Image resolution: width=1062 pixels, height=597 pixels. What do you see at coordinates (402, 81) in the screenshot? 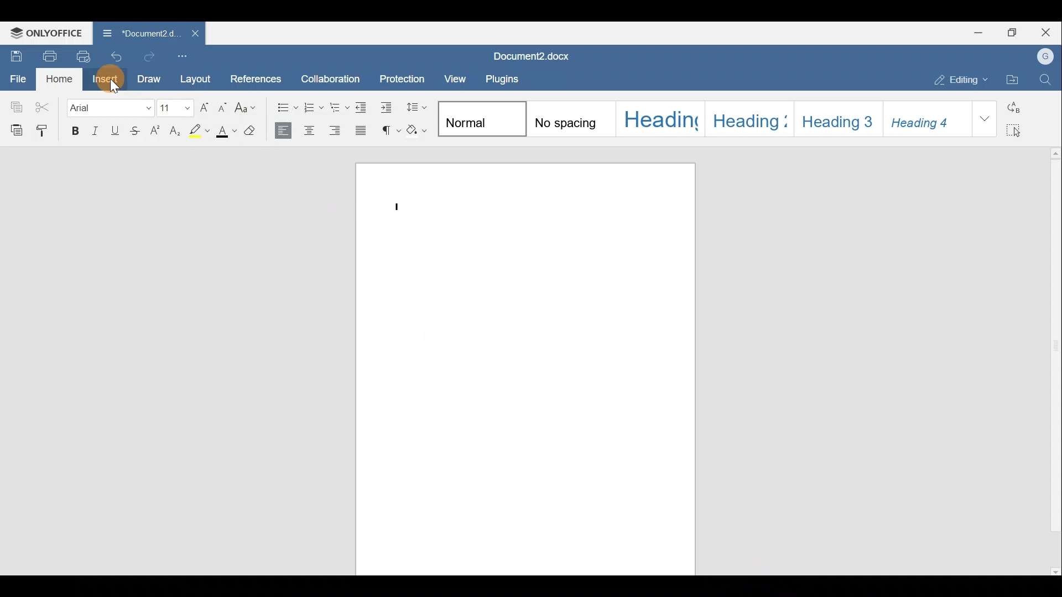
I see `Protection` at bounding box center [402, 81].